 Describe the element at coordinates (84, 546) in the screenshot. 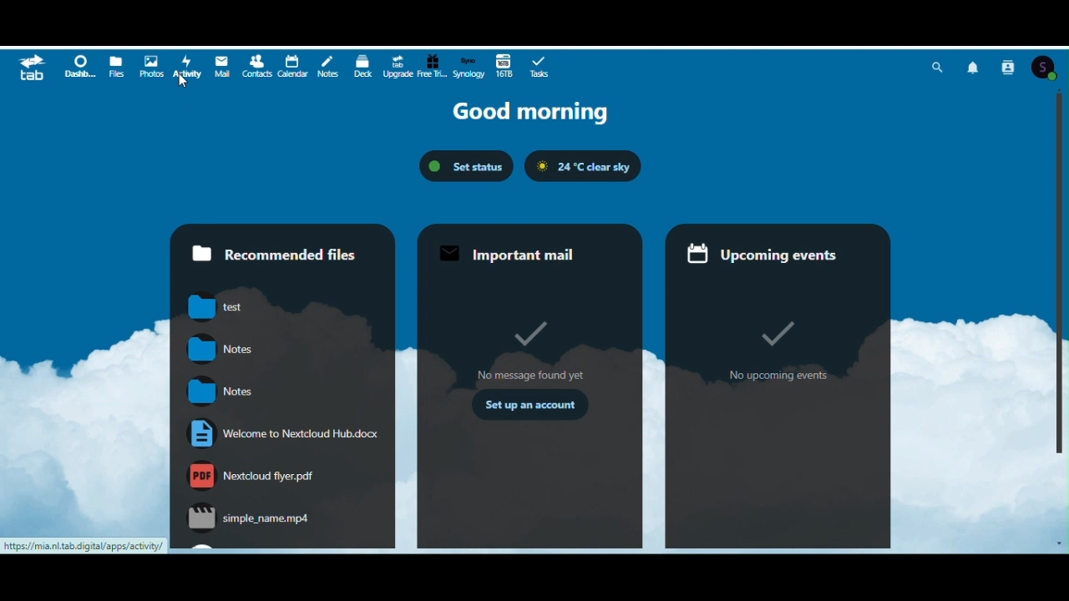

I see `https://mia.nl.tab.digital/apps/activity/` at that location.